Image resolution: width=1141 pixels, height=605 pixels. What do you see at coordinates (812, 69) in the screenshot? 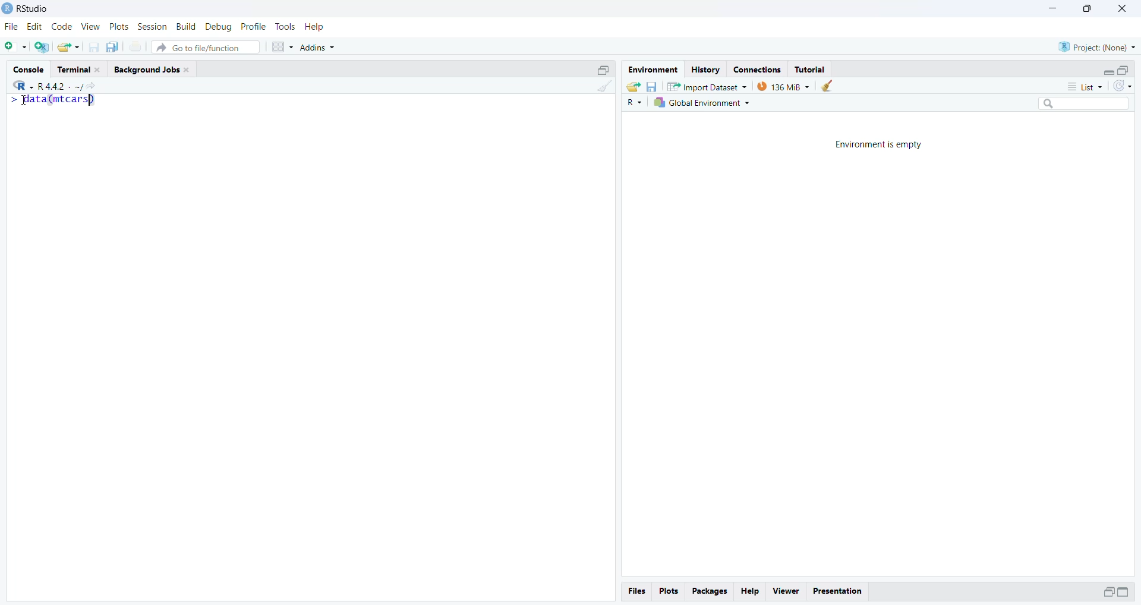
I see `Tutorial` at bounding box center [812, 69].